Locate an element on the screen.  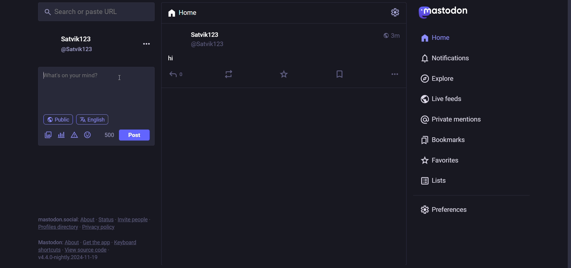
boost is located at coordinates (230, 72).